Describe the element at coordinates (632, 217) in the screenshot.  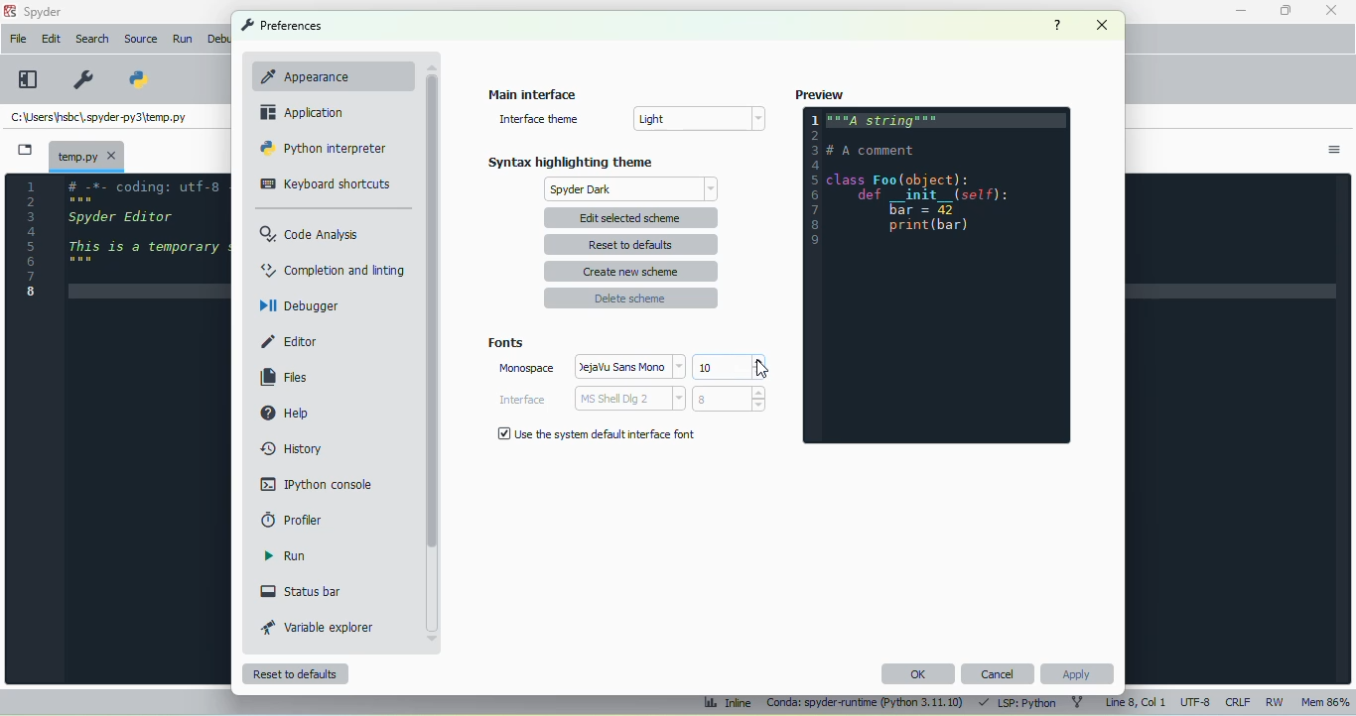
I see `edit selected scheme` at that location.